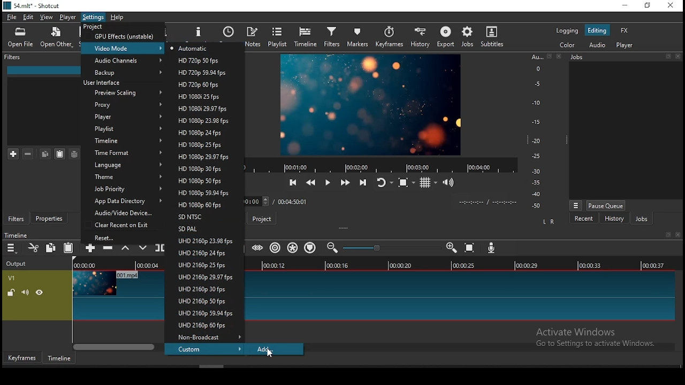 The height and width of the screenshot is (385, 685). I want to click on playlist, so click(123, 129).